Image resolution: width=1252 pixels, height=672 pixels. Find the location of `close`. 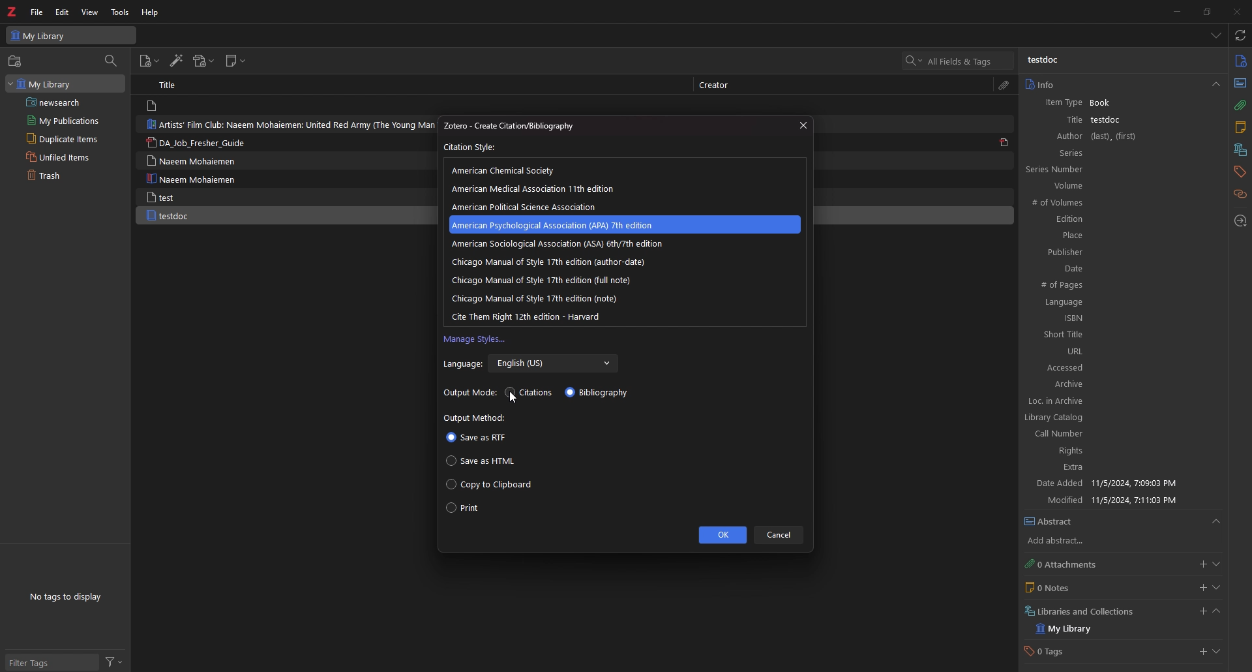

close is located at coordinates (801, 125).